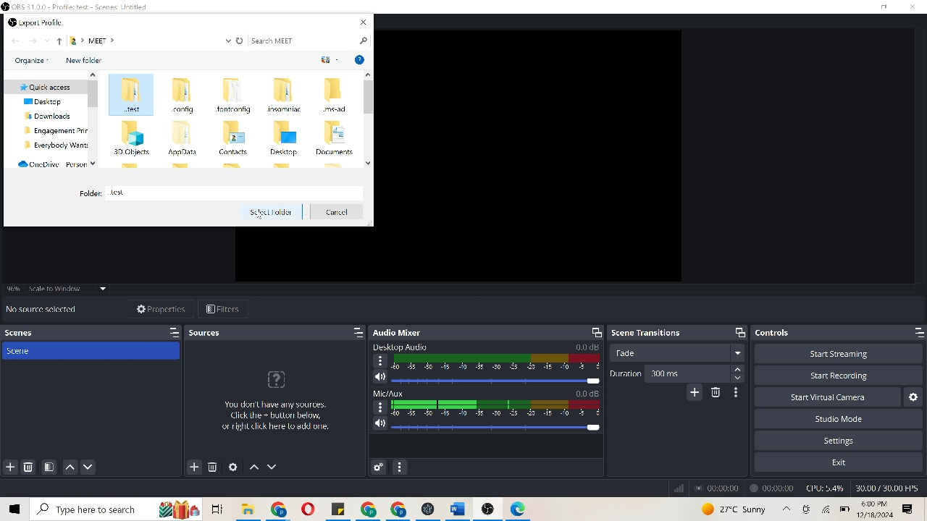 The image size is (927, 521). Describe the element at coordinates (718, 394) in the screenshot. I see `remove` at that location.